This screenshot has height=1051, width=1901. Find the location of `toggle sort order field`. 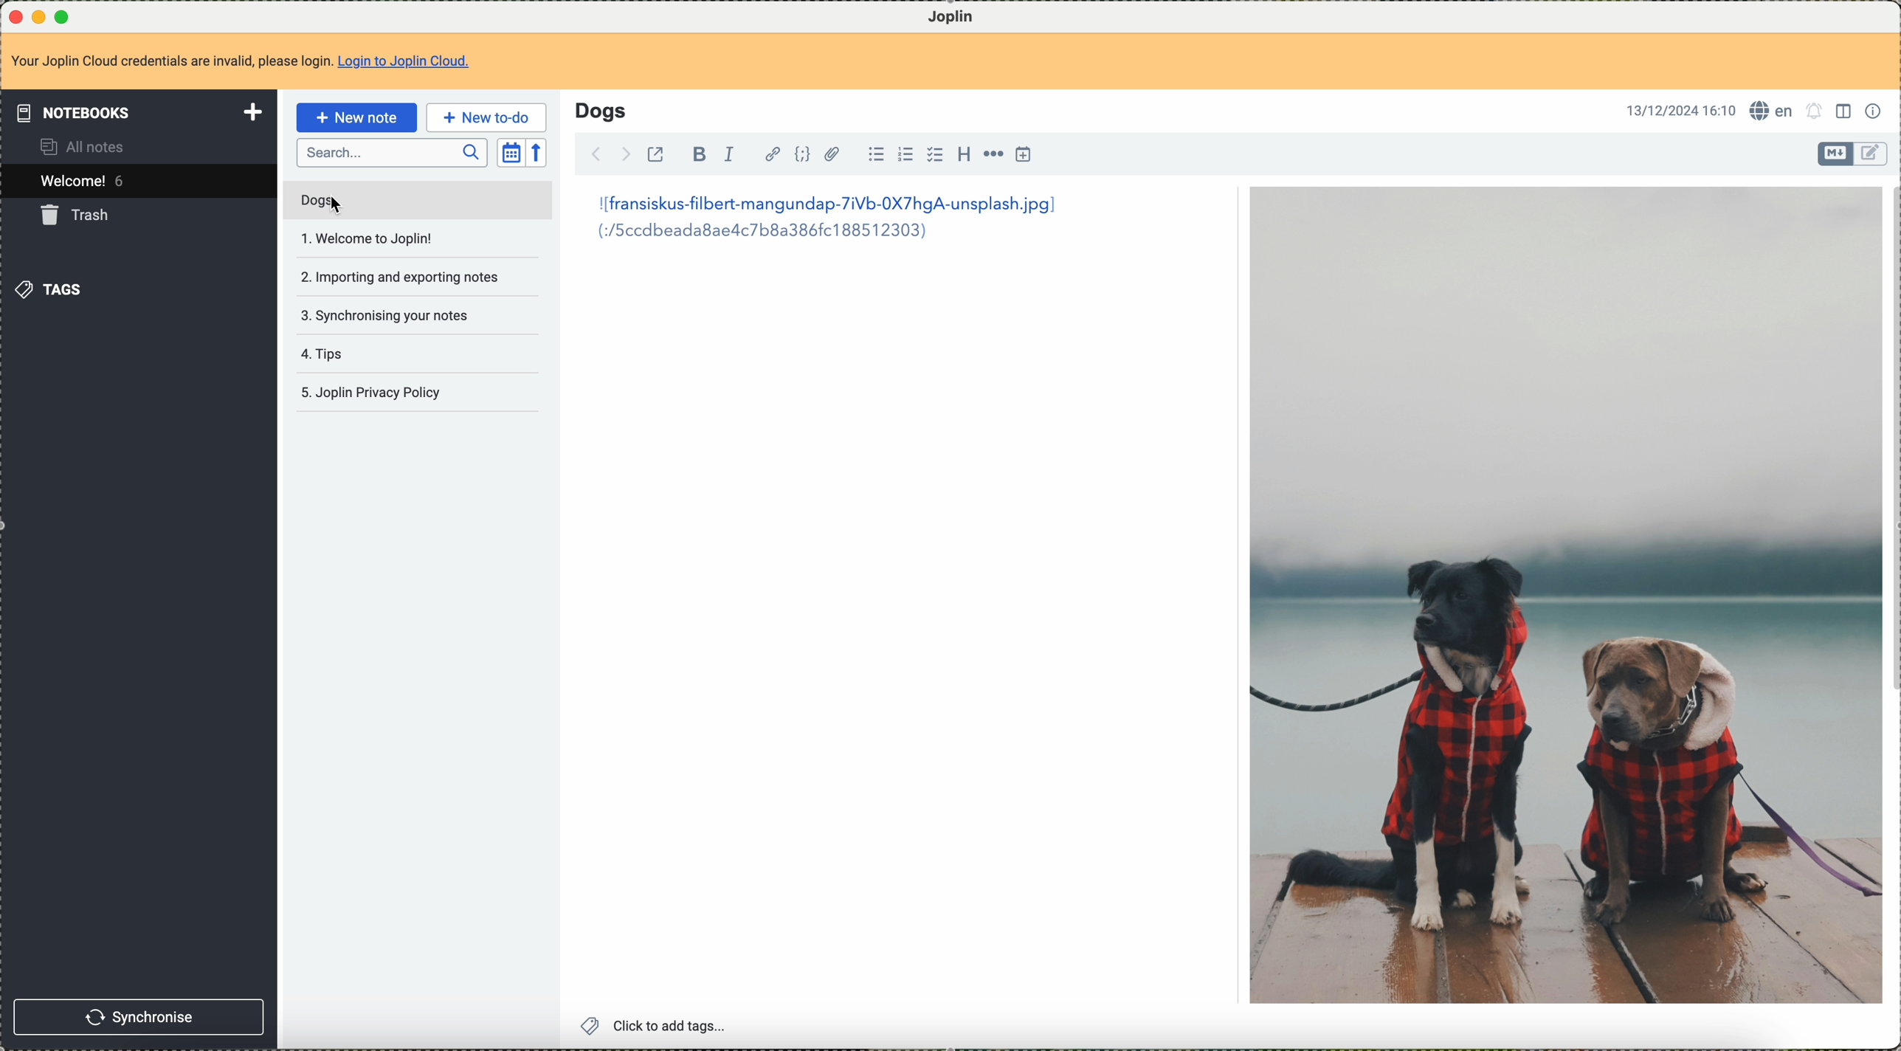

toggle sort order field is located at coordinates (510, 151).